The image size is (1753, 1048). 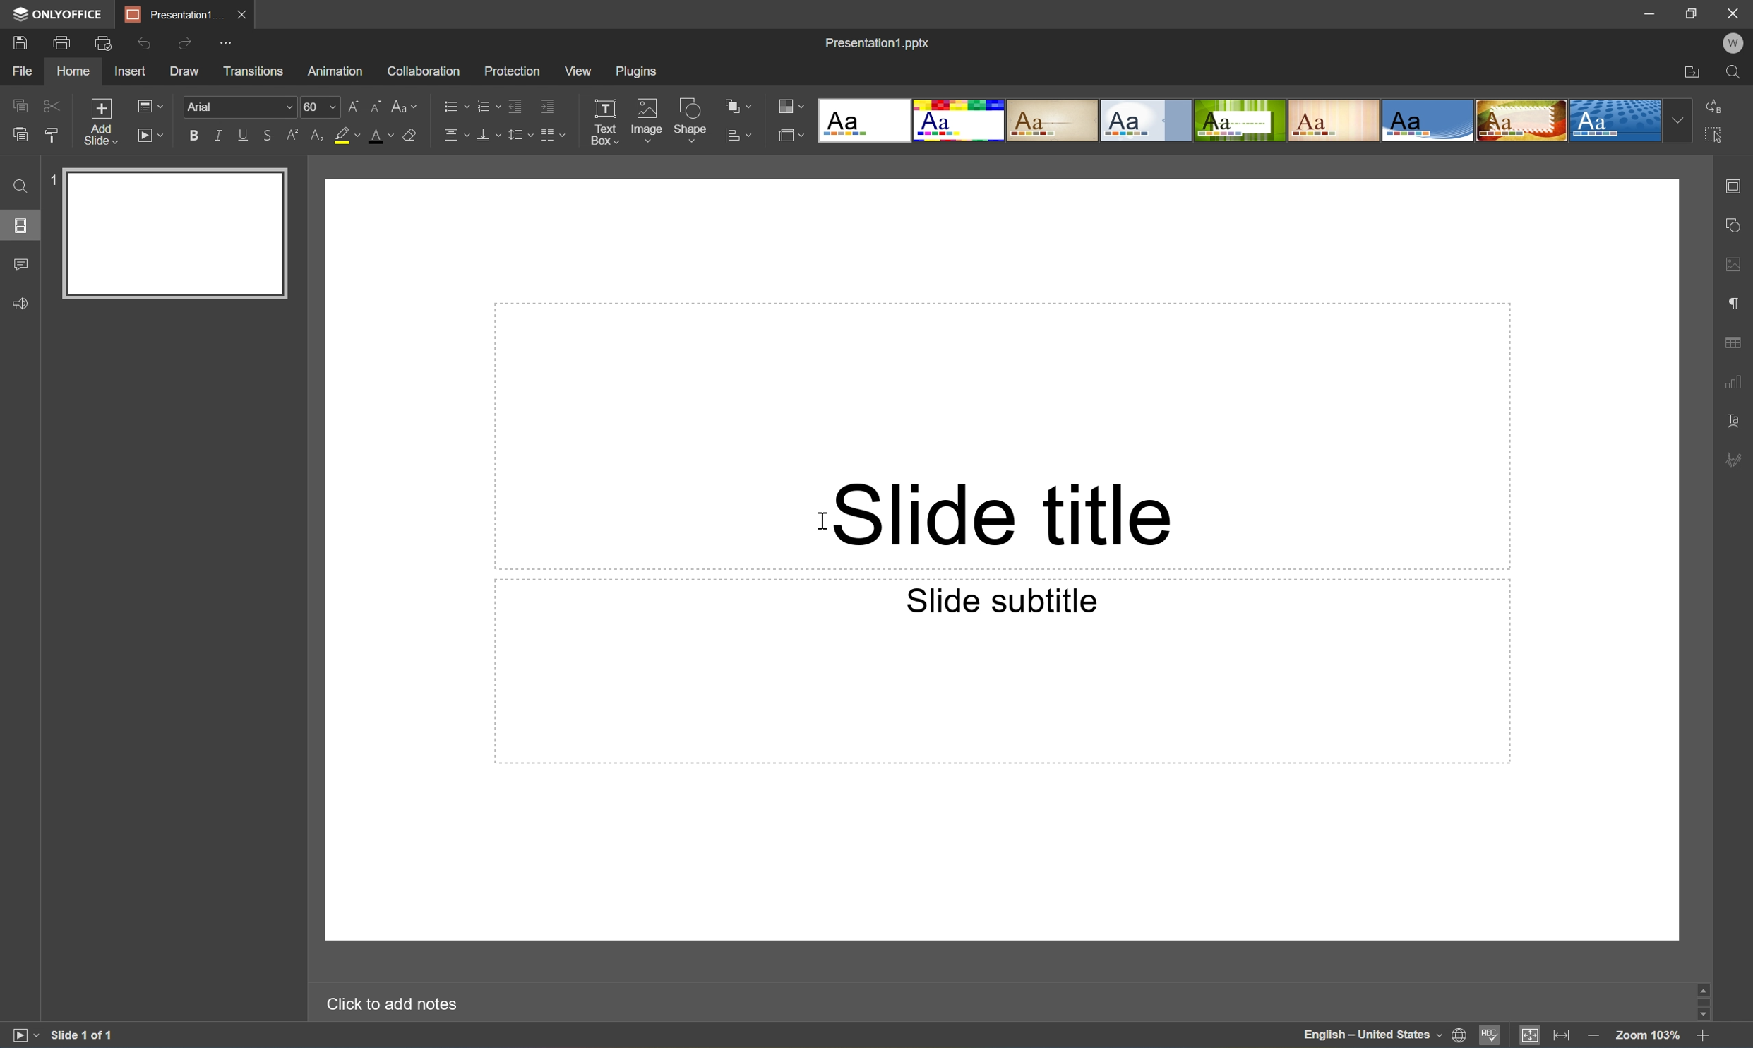 I want to click on Customize quick access toolbar, so click(x=226, y=45).